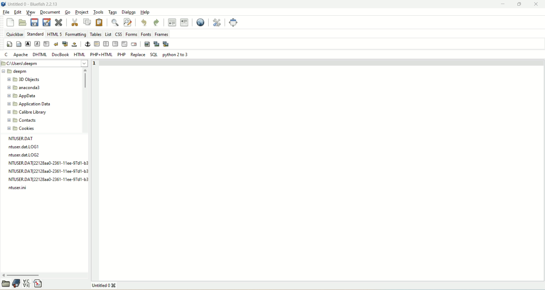  I want to click on unindent, so click(171, 23).